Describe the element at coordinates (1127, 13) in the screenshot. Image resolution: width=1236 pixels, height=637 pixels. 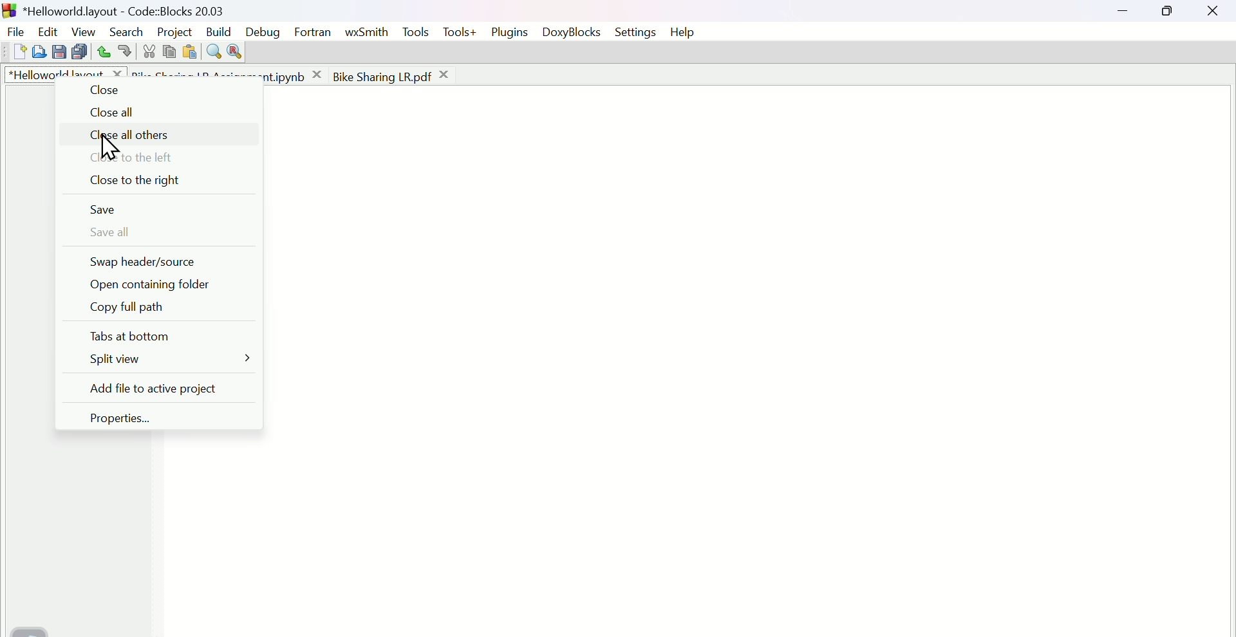
I see `minimise` at that location.